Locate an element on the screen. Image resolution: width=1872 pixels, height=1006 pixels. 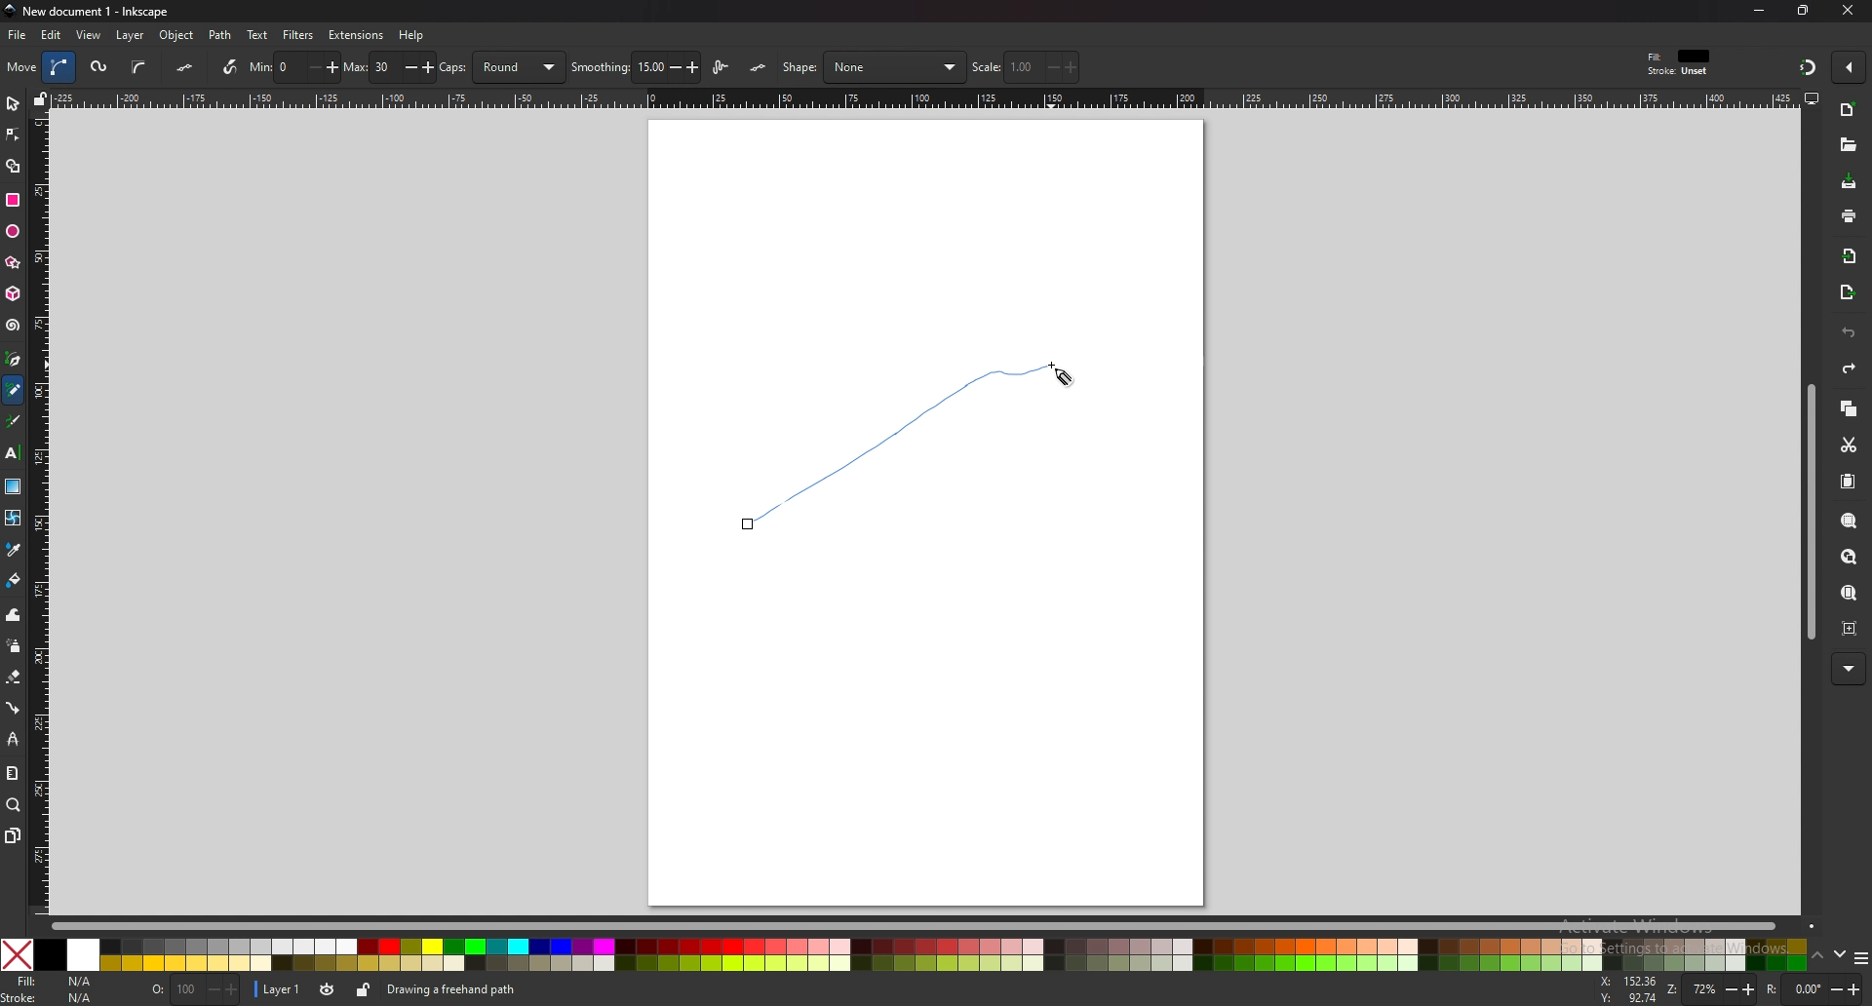
flatten spiro is located at coordinates (186, 66).